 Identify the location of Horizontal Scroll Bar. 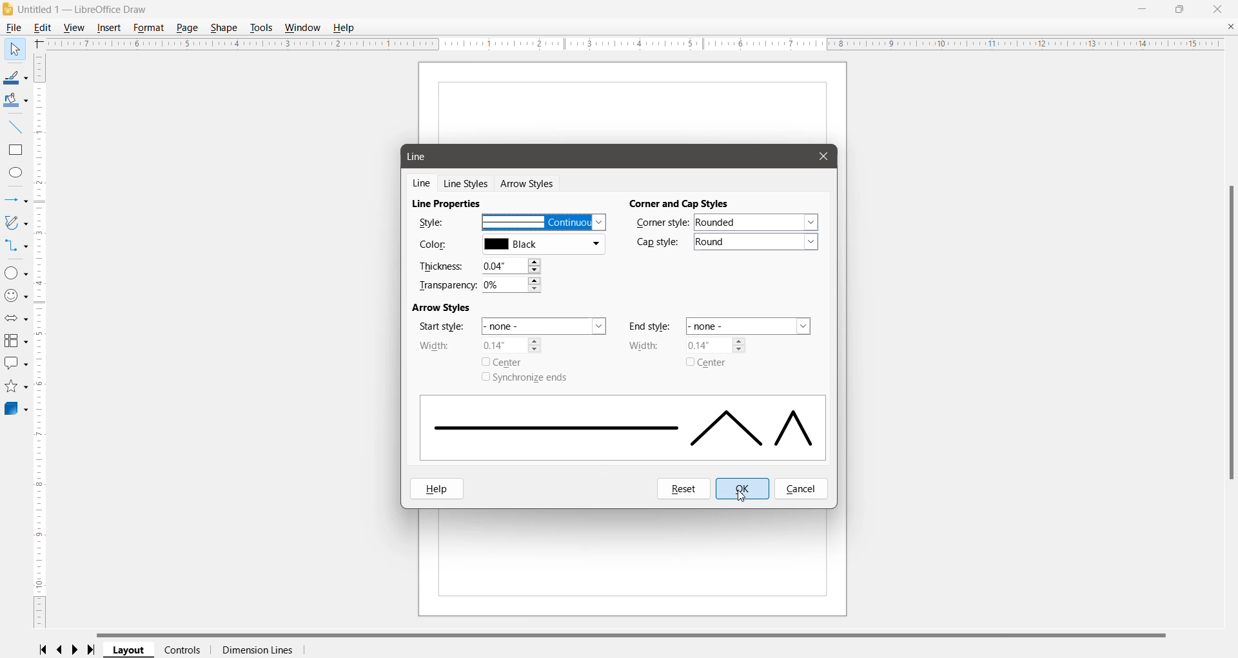
(633, 635).